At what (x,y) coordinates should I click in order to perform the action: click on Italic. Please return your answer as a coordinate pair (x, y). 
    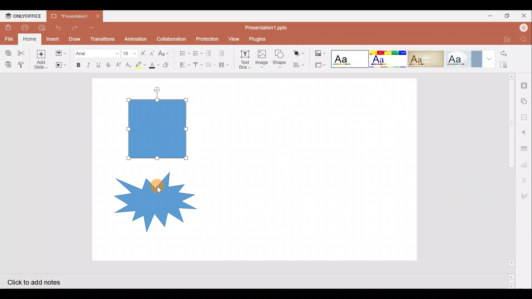
    Looking at the image, I should click on (88, 64).